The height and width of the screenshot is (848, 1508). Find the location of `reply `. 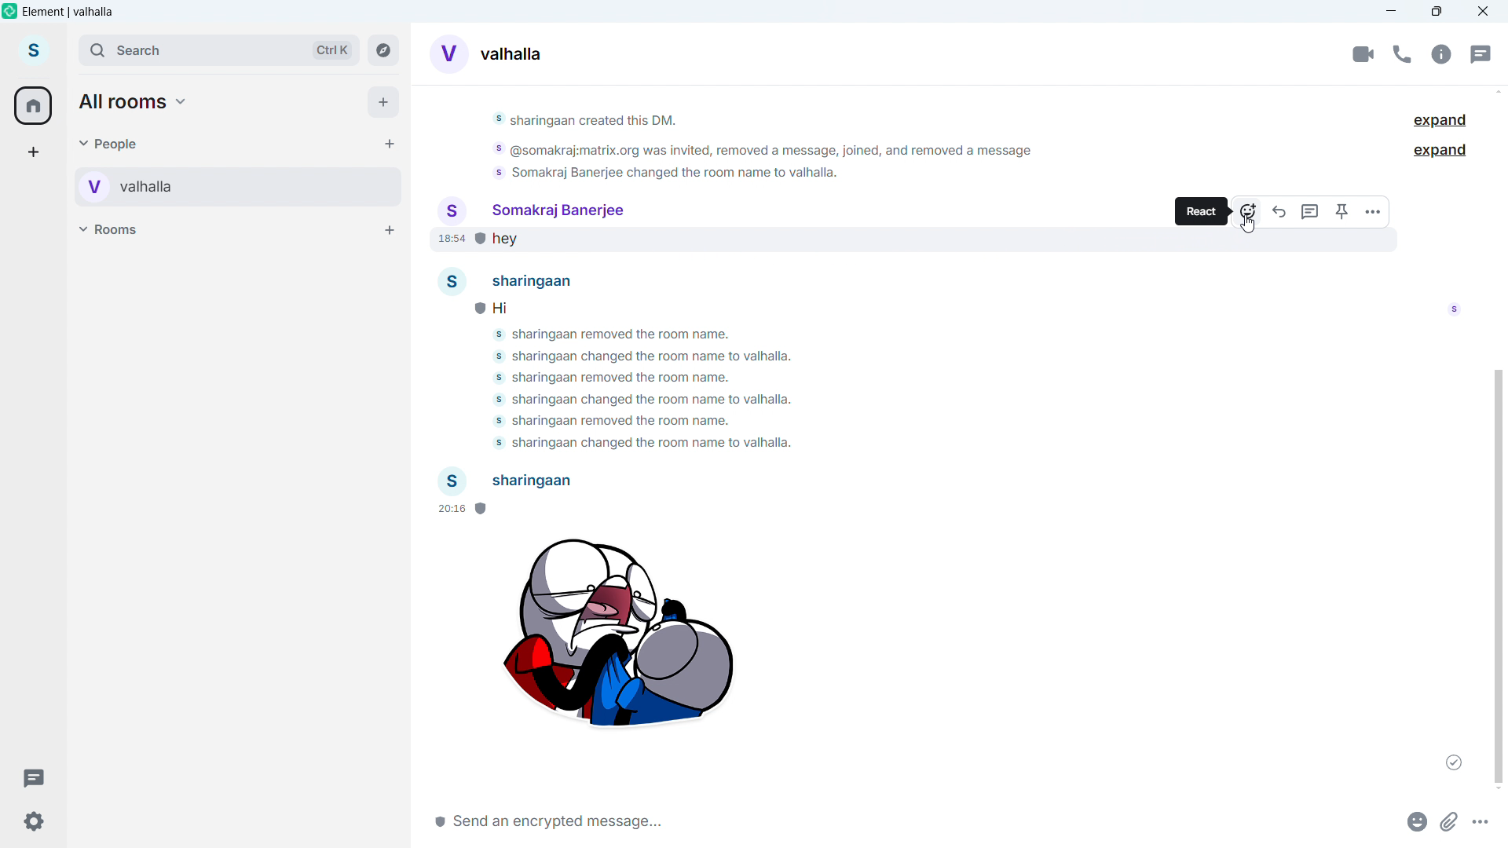

reply  is located at coordinates (1280, 210).